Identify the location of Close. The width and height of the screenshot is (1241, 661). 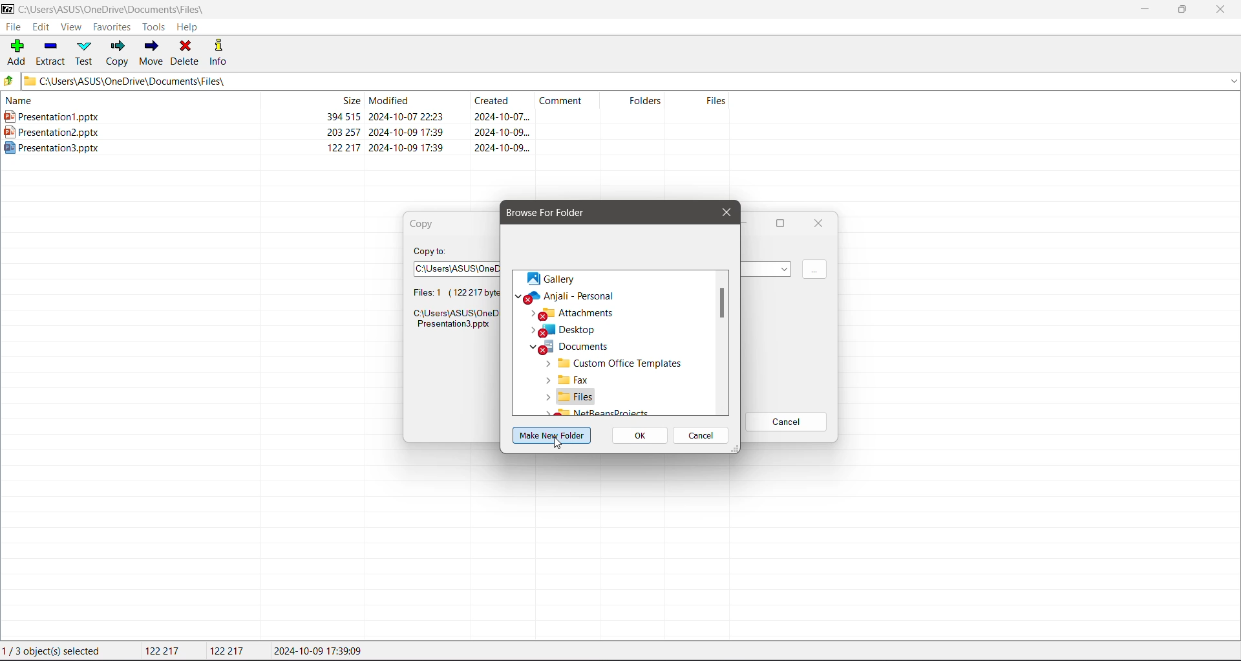
(724, 211).